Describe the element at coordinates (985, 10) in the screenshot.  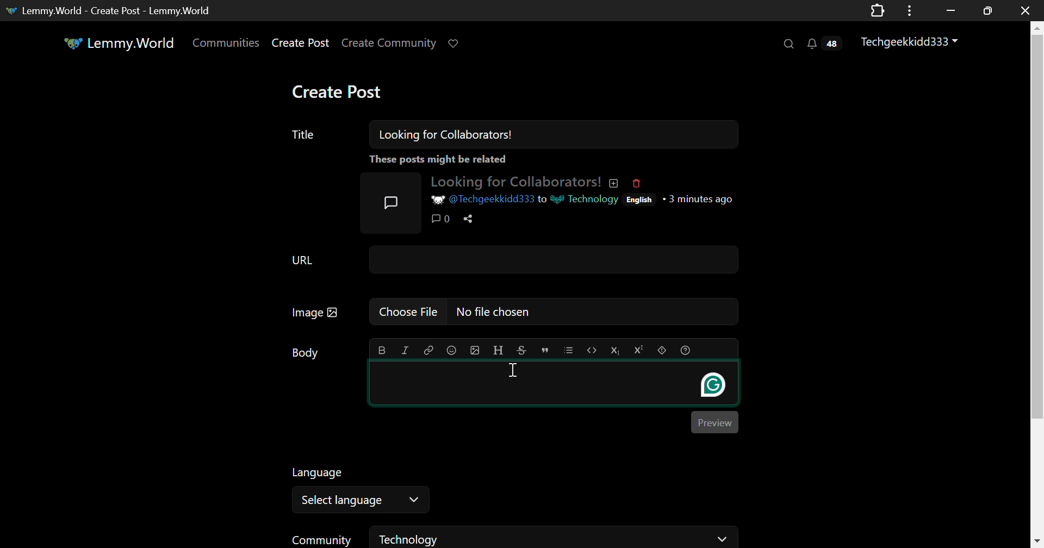
I see `Minimize Window` at that location.